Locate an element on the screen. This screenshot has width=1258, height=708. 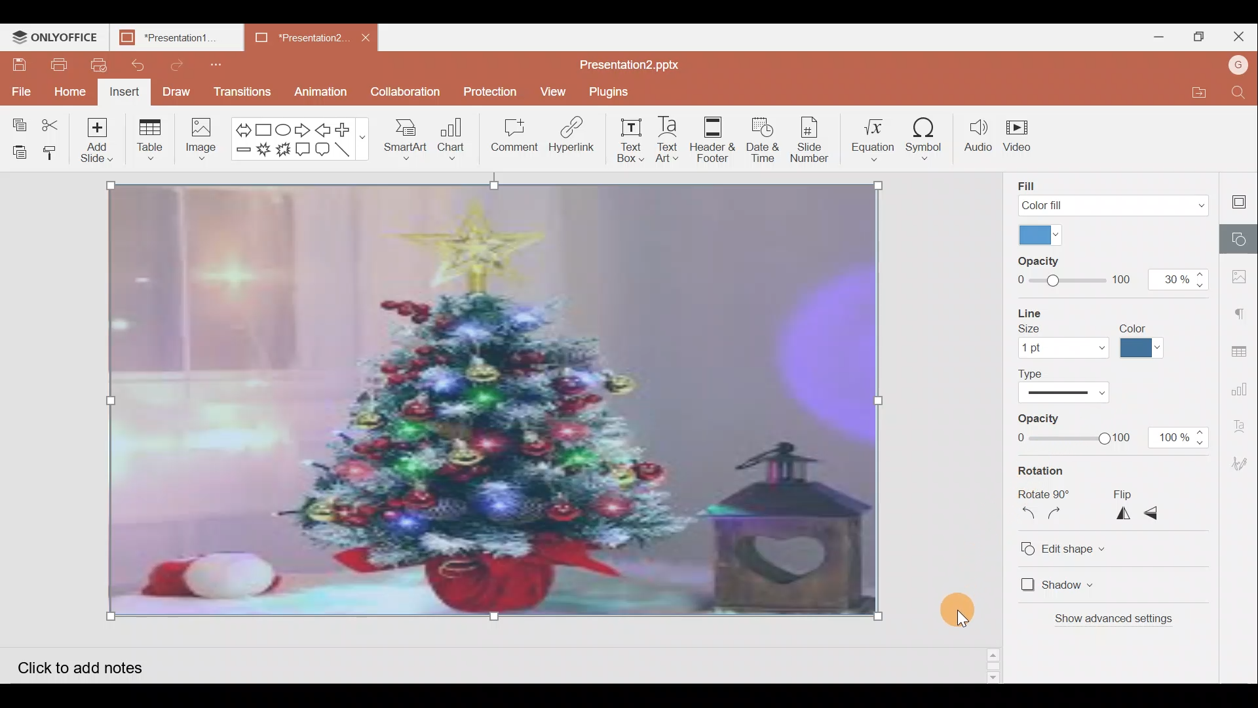
Add slide is located at coordinates (98, 140).